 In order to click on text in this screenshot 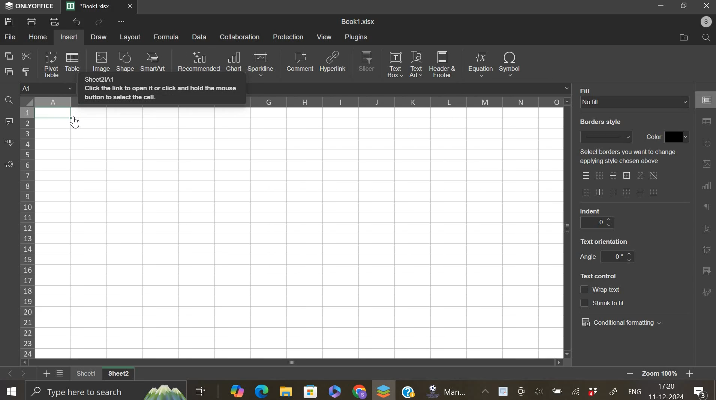, I will do `click(604, 241)`.